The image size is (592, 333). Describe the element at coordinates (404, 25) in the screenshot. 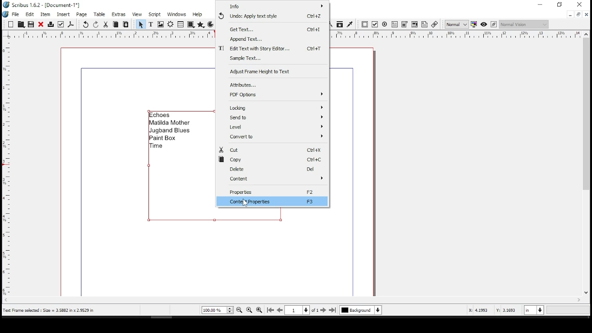

I see `pdf combo box` at that location.